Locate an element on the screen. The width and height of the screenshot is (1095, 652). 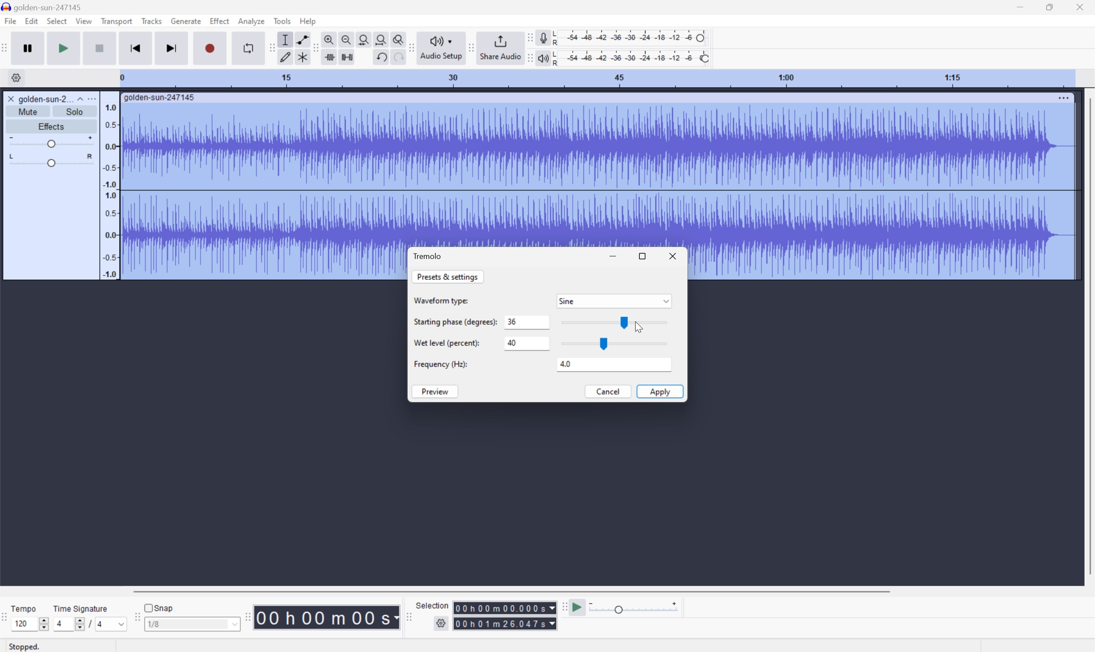
Selection is located at coordinates (505, 623).